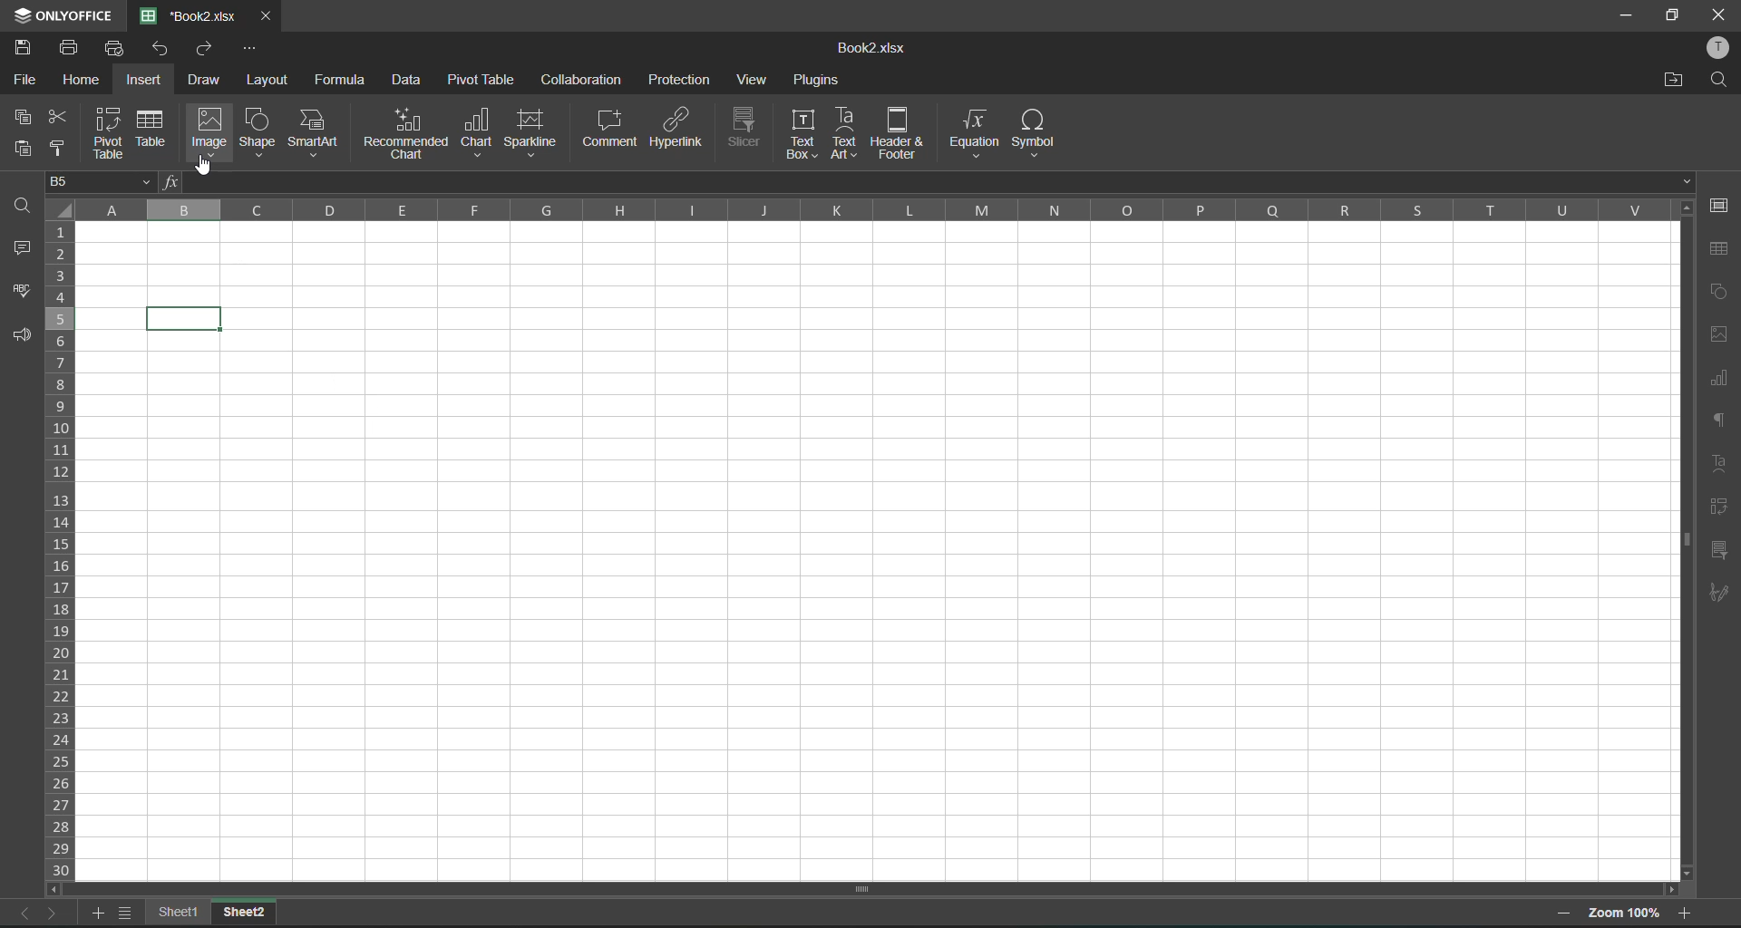  I want to click on formula bar, so click(937, 181).